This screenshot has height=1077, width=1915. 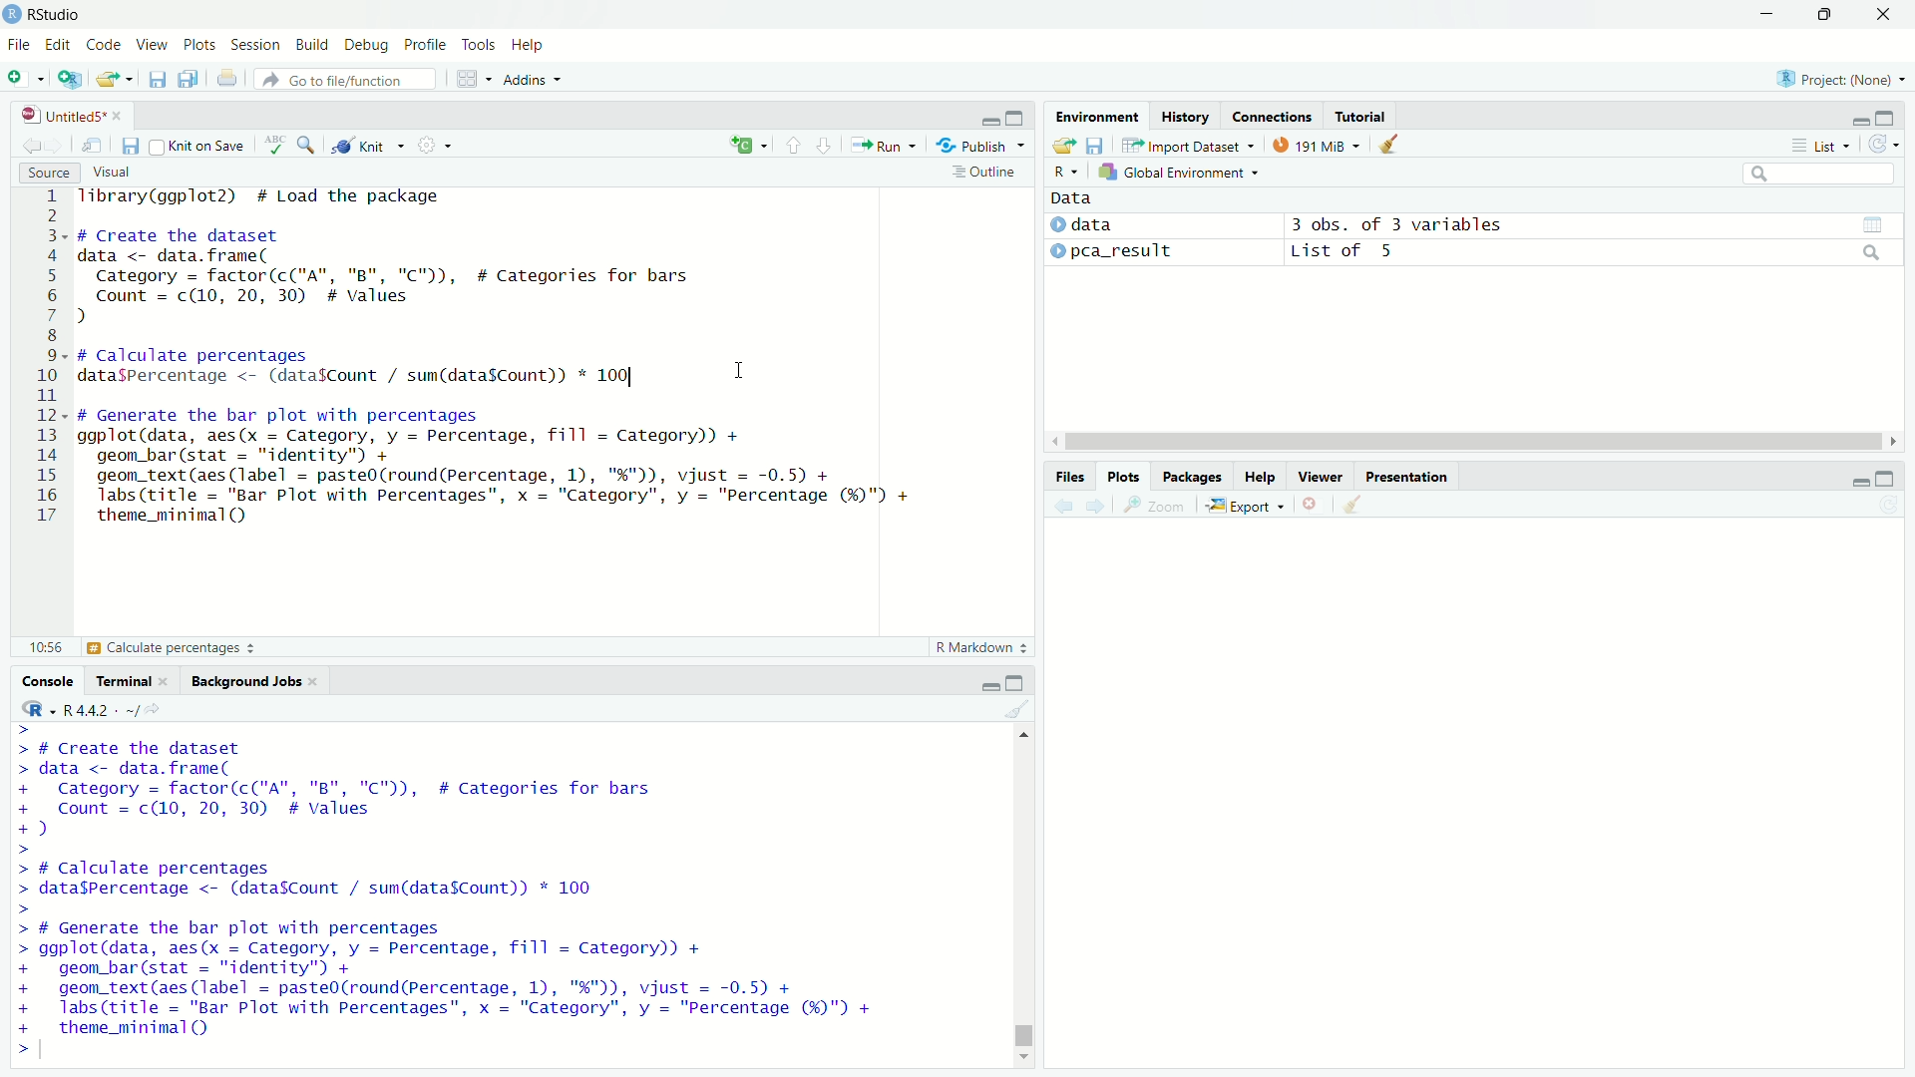 I want to click on export, so click(x=1246, y=504).